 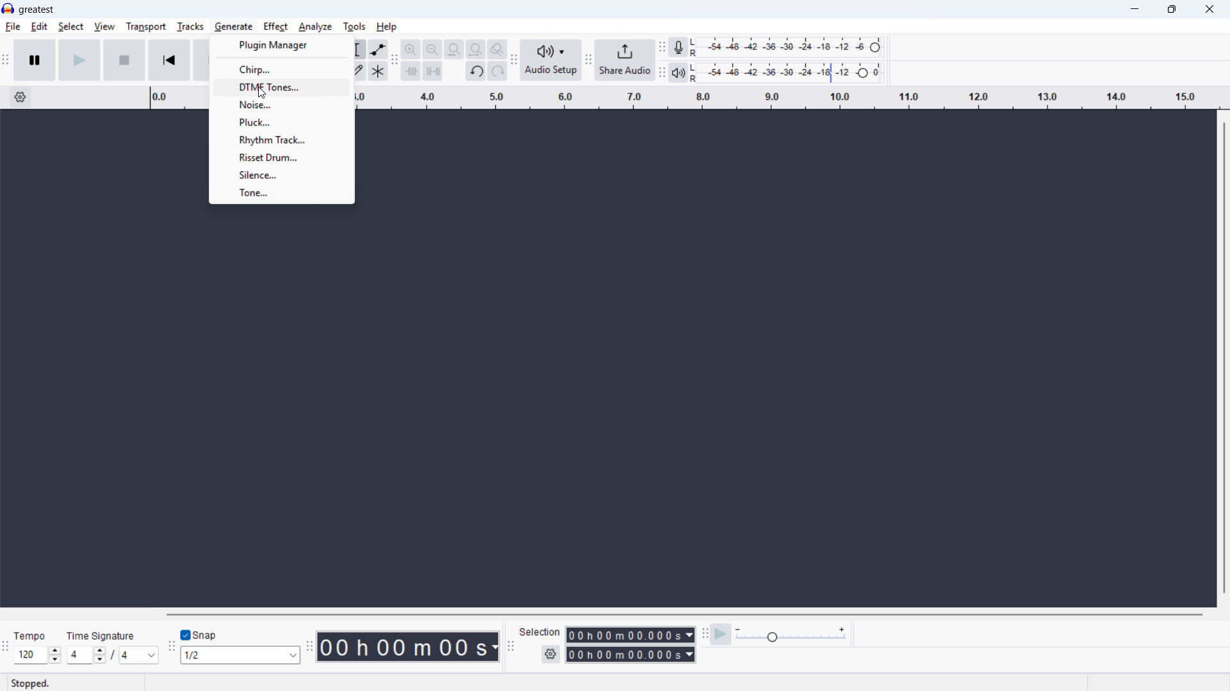 What do you see at coordinates (1225, 359) in the screenshot?
I see `vertical scrollbar` at bounding box center [1225, 359].